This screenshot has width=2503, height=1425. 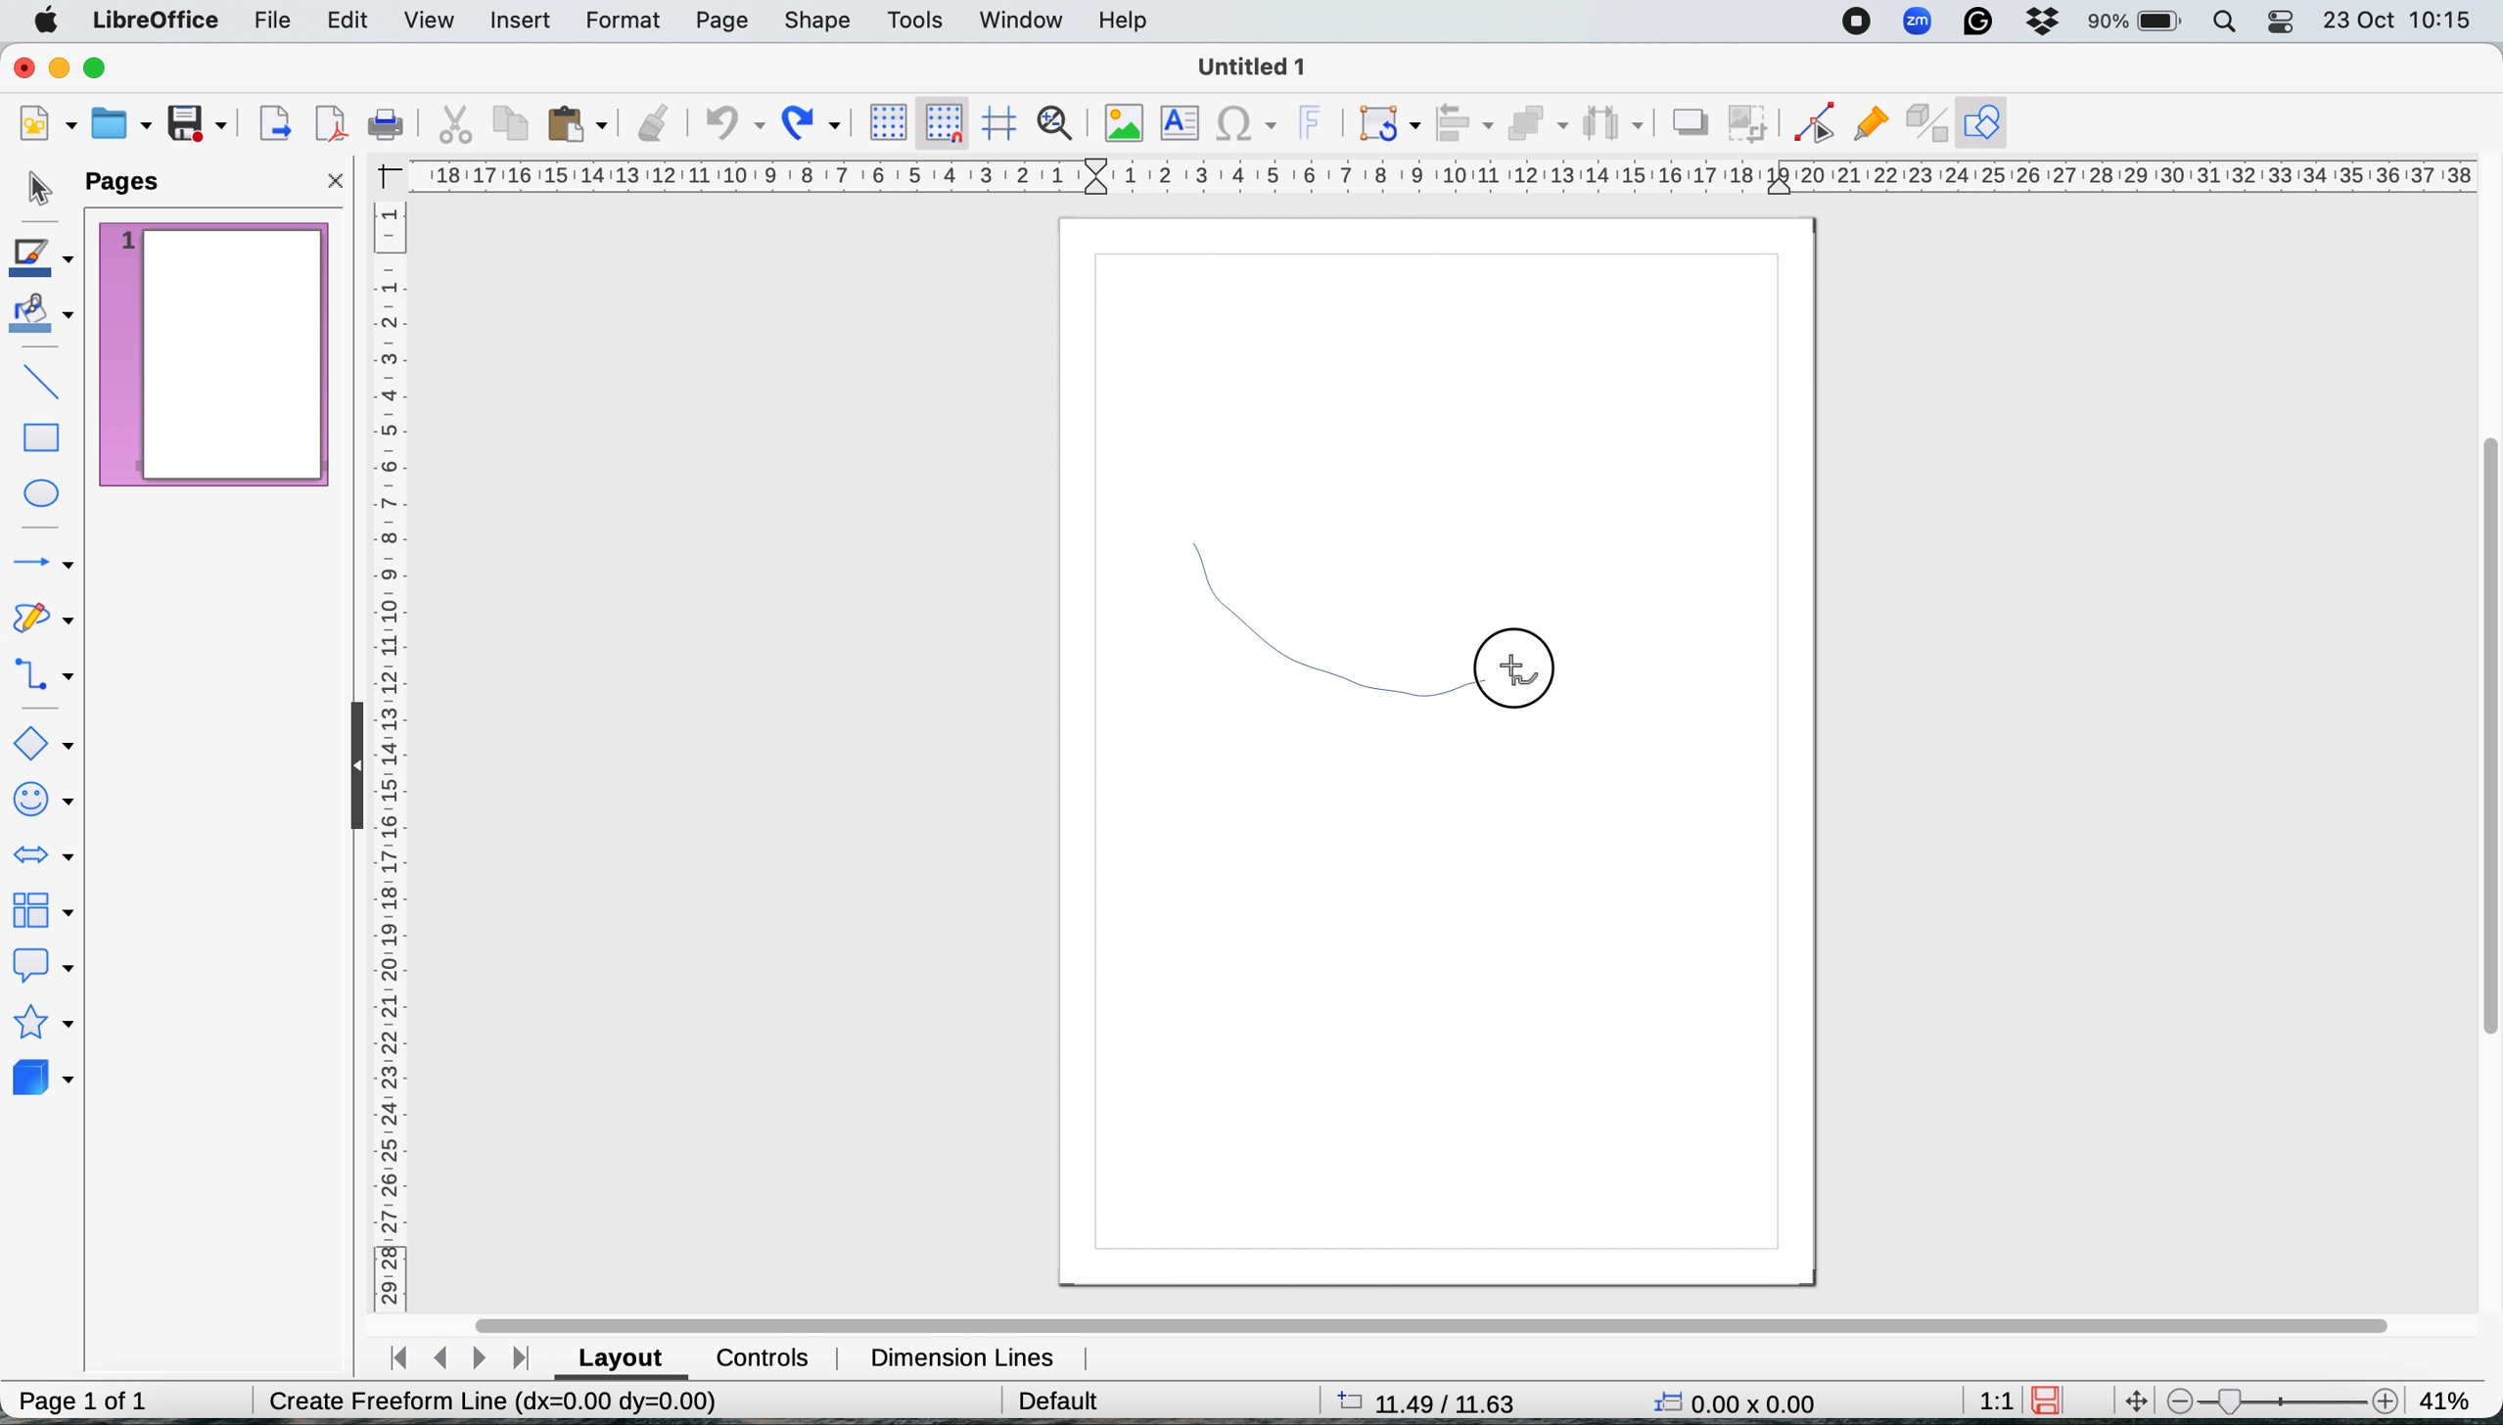 What do you see at coordinates (580, 125) in the screenshot?
I see `paste` at bounding box center [580, 125].